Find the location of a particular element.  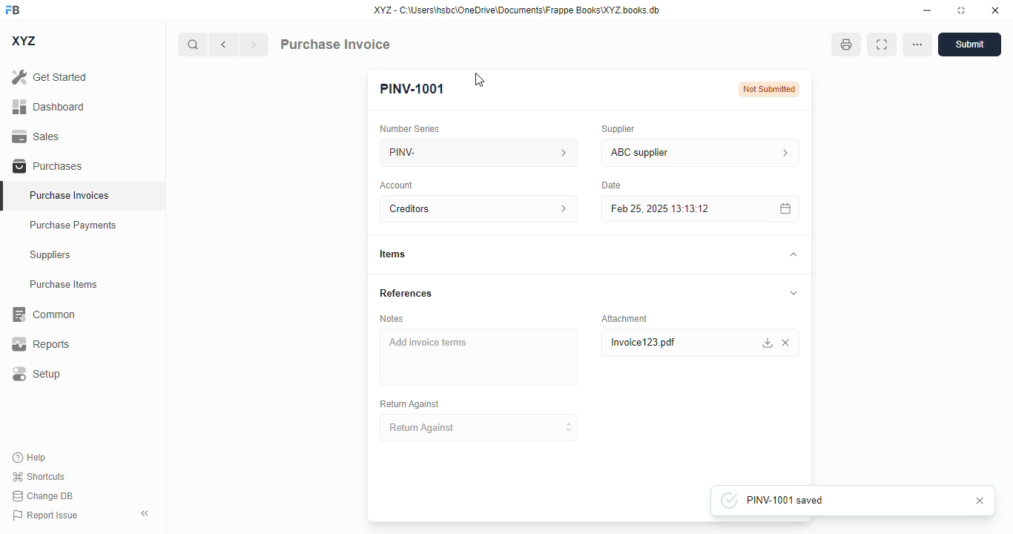

number series information is located at coordinates (559, 152).